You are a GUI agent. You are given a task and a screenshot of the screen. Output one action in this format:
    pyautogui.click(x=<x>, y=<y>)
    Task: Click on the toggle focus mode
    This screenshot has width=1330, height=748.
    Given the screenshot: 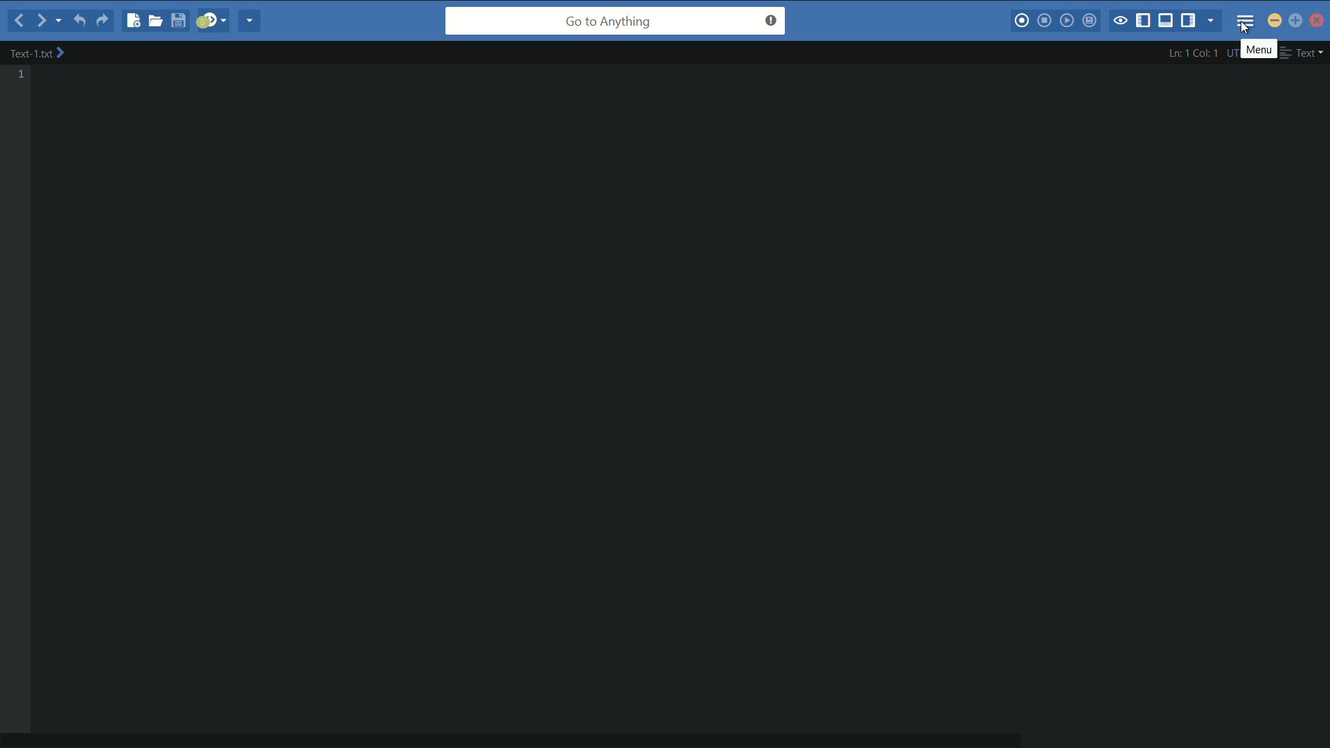 What is the action you would take?
    pyautogui.click(x=1121, y=20)
    